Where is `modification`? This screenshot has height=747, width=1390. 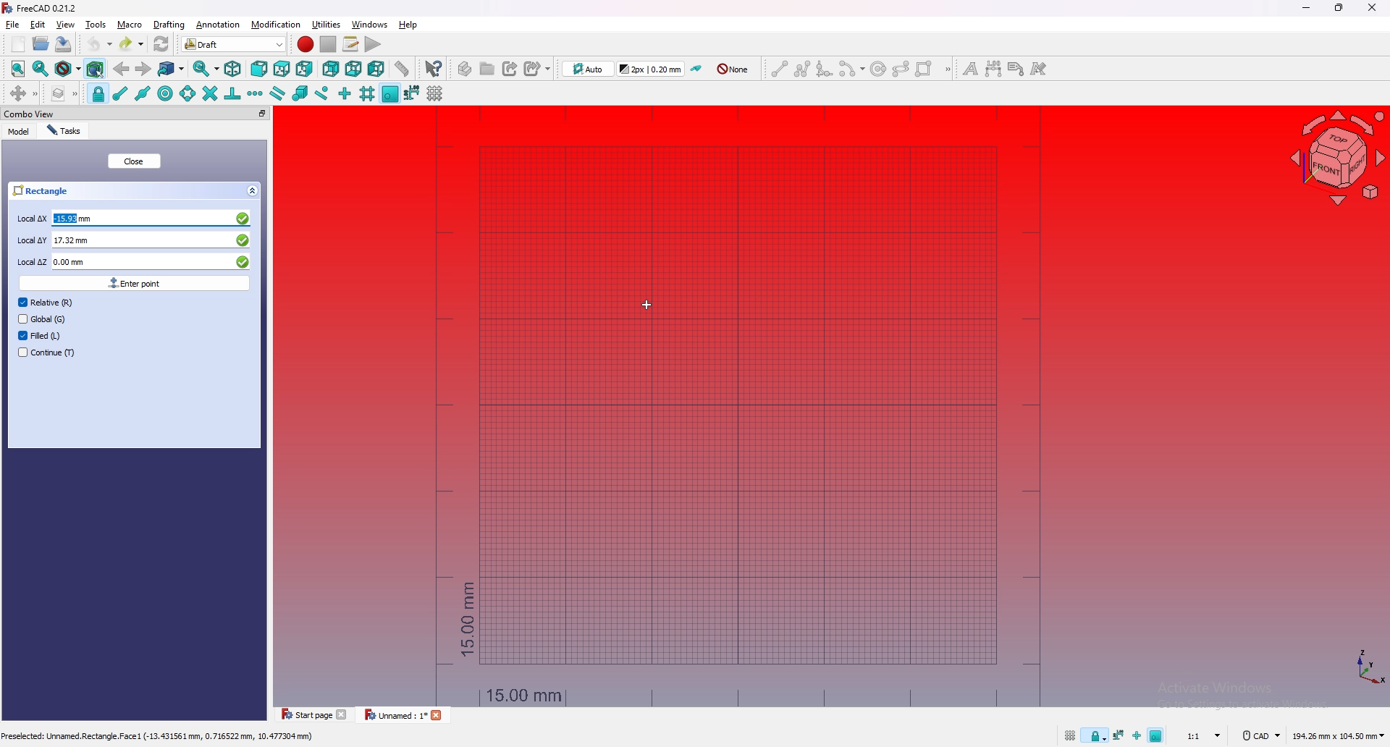
modification is located at coordinates (277, 25).